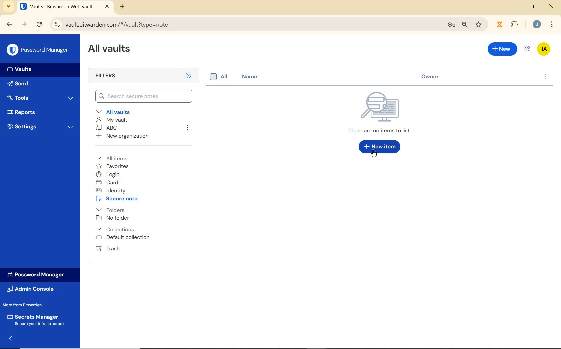 The image size is (561, 349). I want to click on Send, so click(20, 83).